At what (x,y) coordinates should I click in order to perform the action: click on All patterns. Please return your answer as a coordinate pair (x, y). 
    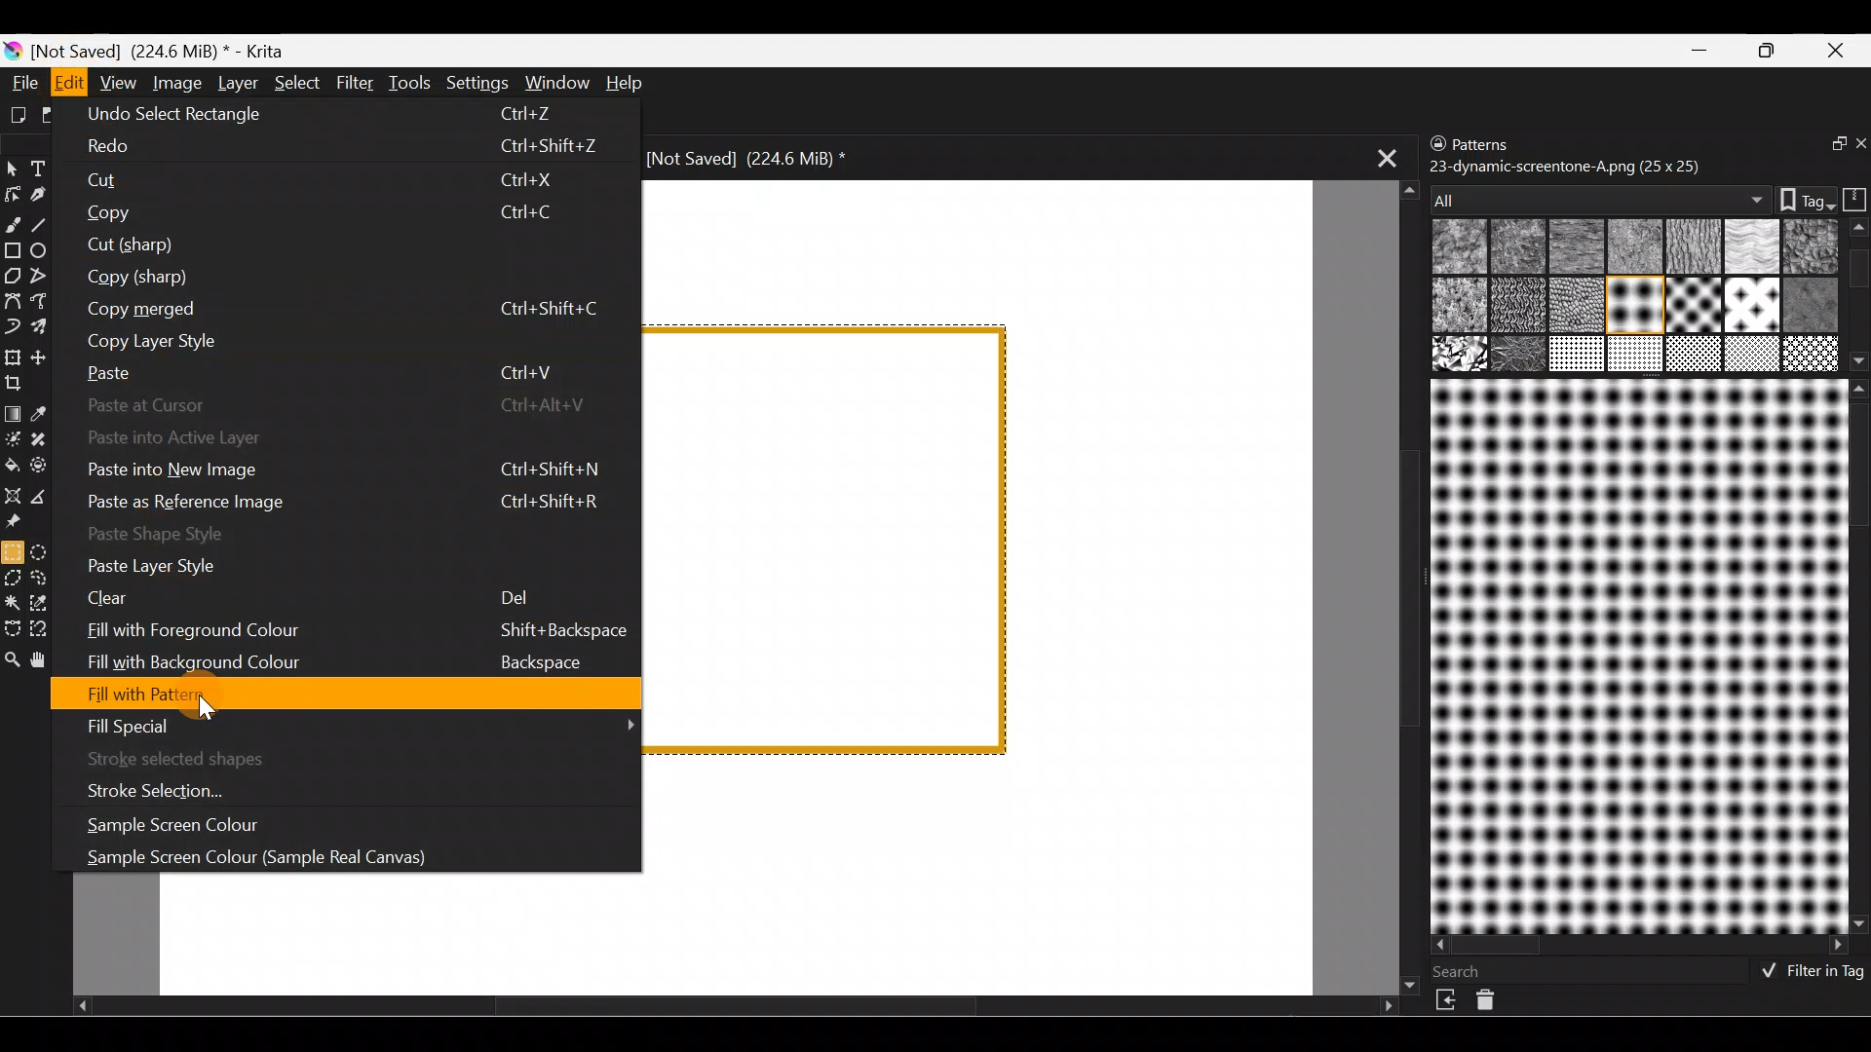
    Looking at the image, I should click on (1595, 194).